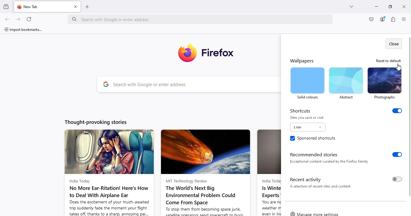 This screenshot has height=216, width=411. Describe the element at coordinates (188, 85) in the screenshot. I see `Search bar` at that location.